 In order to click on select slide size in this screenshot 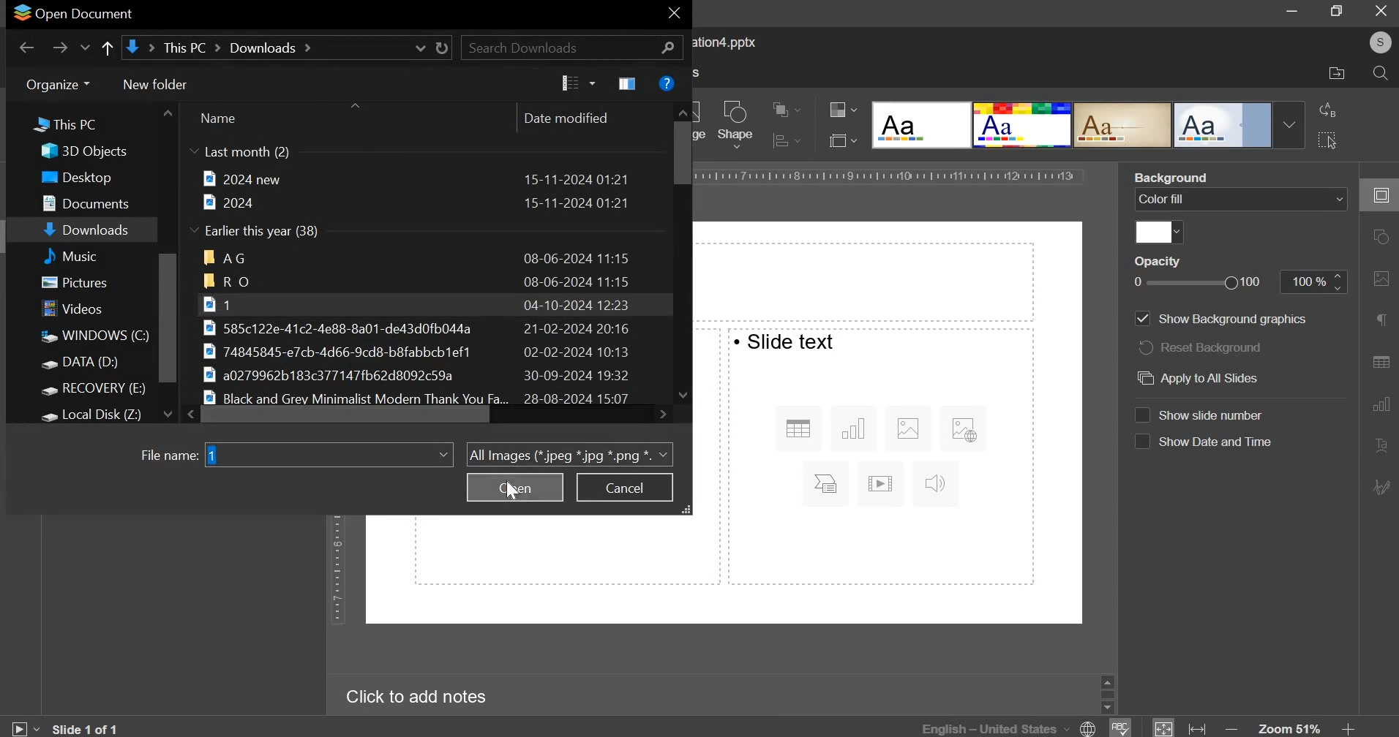, I will do `click(839, 140)`.